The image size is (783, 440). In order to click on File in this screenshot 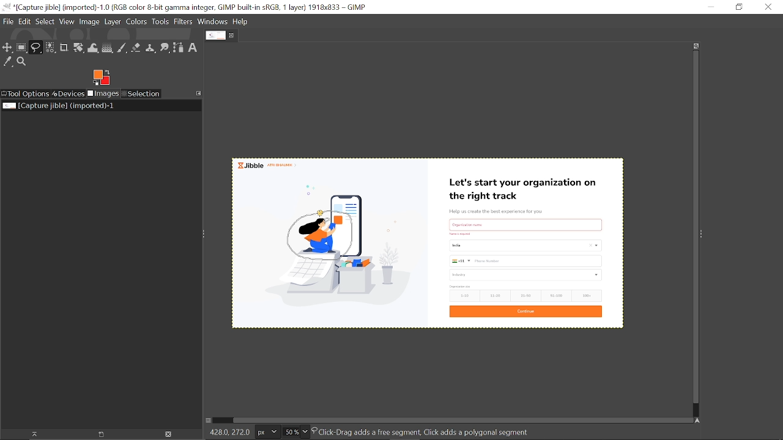, I will do `click(8, 21)`.